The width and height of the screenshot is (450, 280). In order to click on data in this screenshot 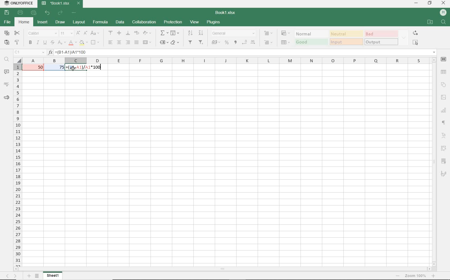, I will do `click(120, 22)`.